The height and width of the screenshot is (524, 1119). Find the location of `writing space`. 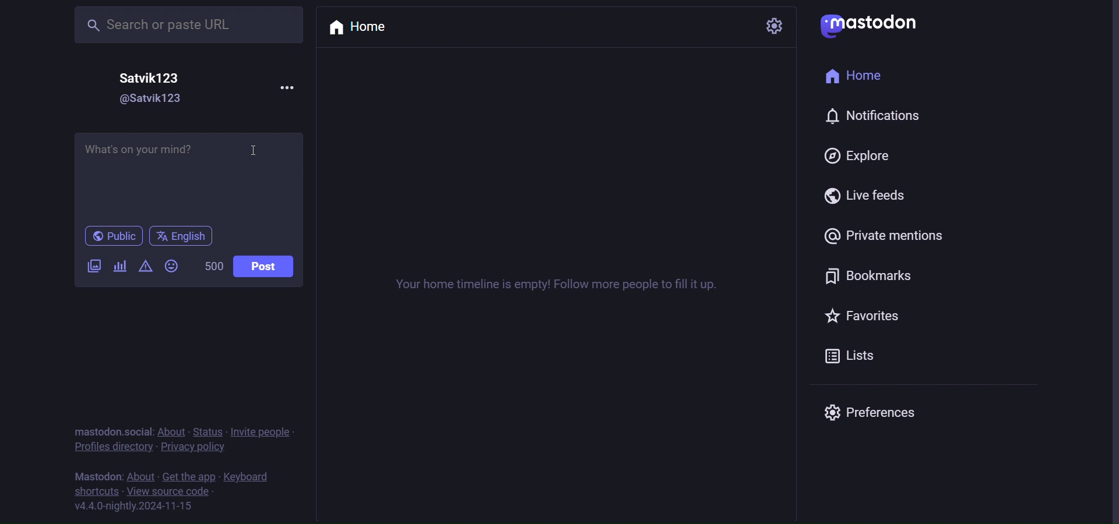

writing space is located at coordinates (188, 178).